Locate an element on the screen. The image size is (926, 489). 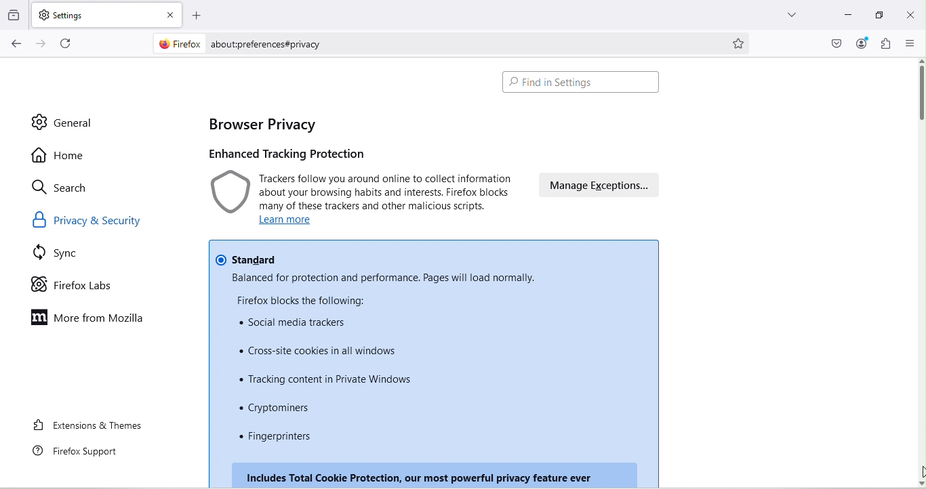
Includes Total Cookie Protection, our most powerful privacy feature ever is located at coordinates (428, 474).